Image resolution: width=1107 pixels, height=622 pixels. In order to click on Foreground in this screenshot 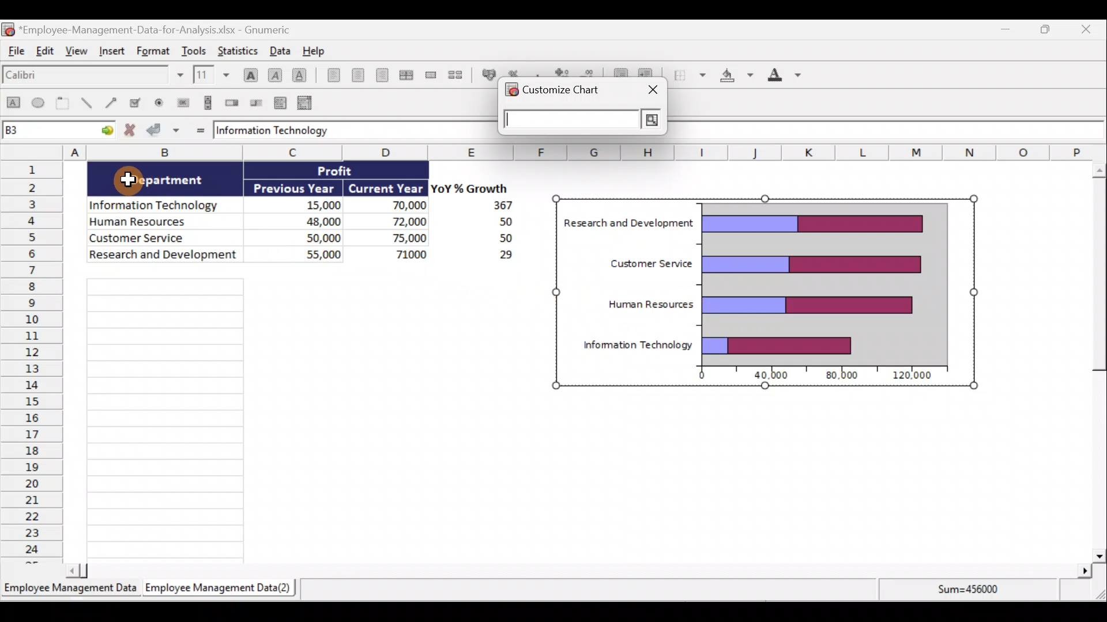, I will do `click(789, 76)`.